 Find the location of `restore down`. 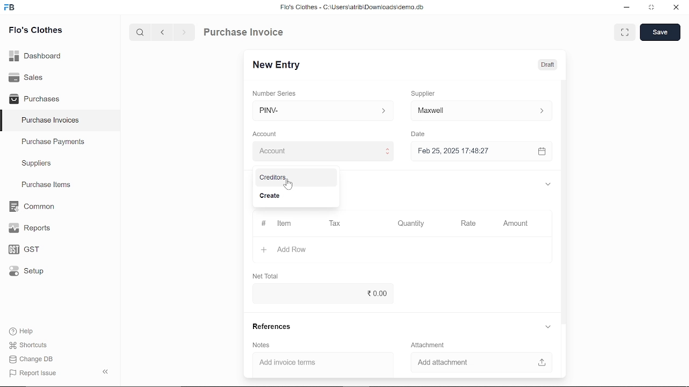

restore down is located at coordinates (653, 8).